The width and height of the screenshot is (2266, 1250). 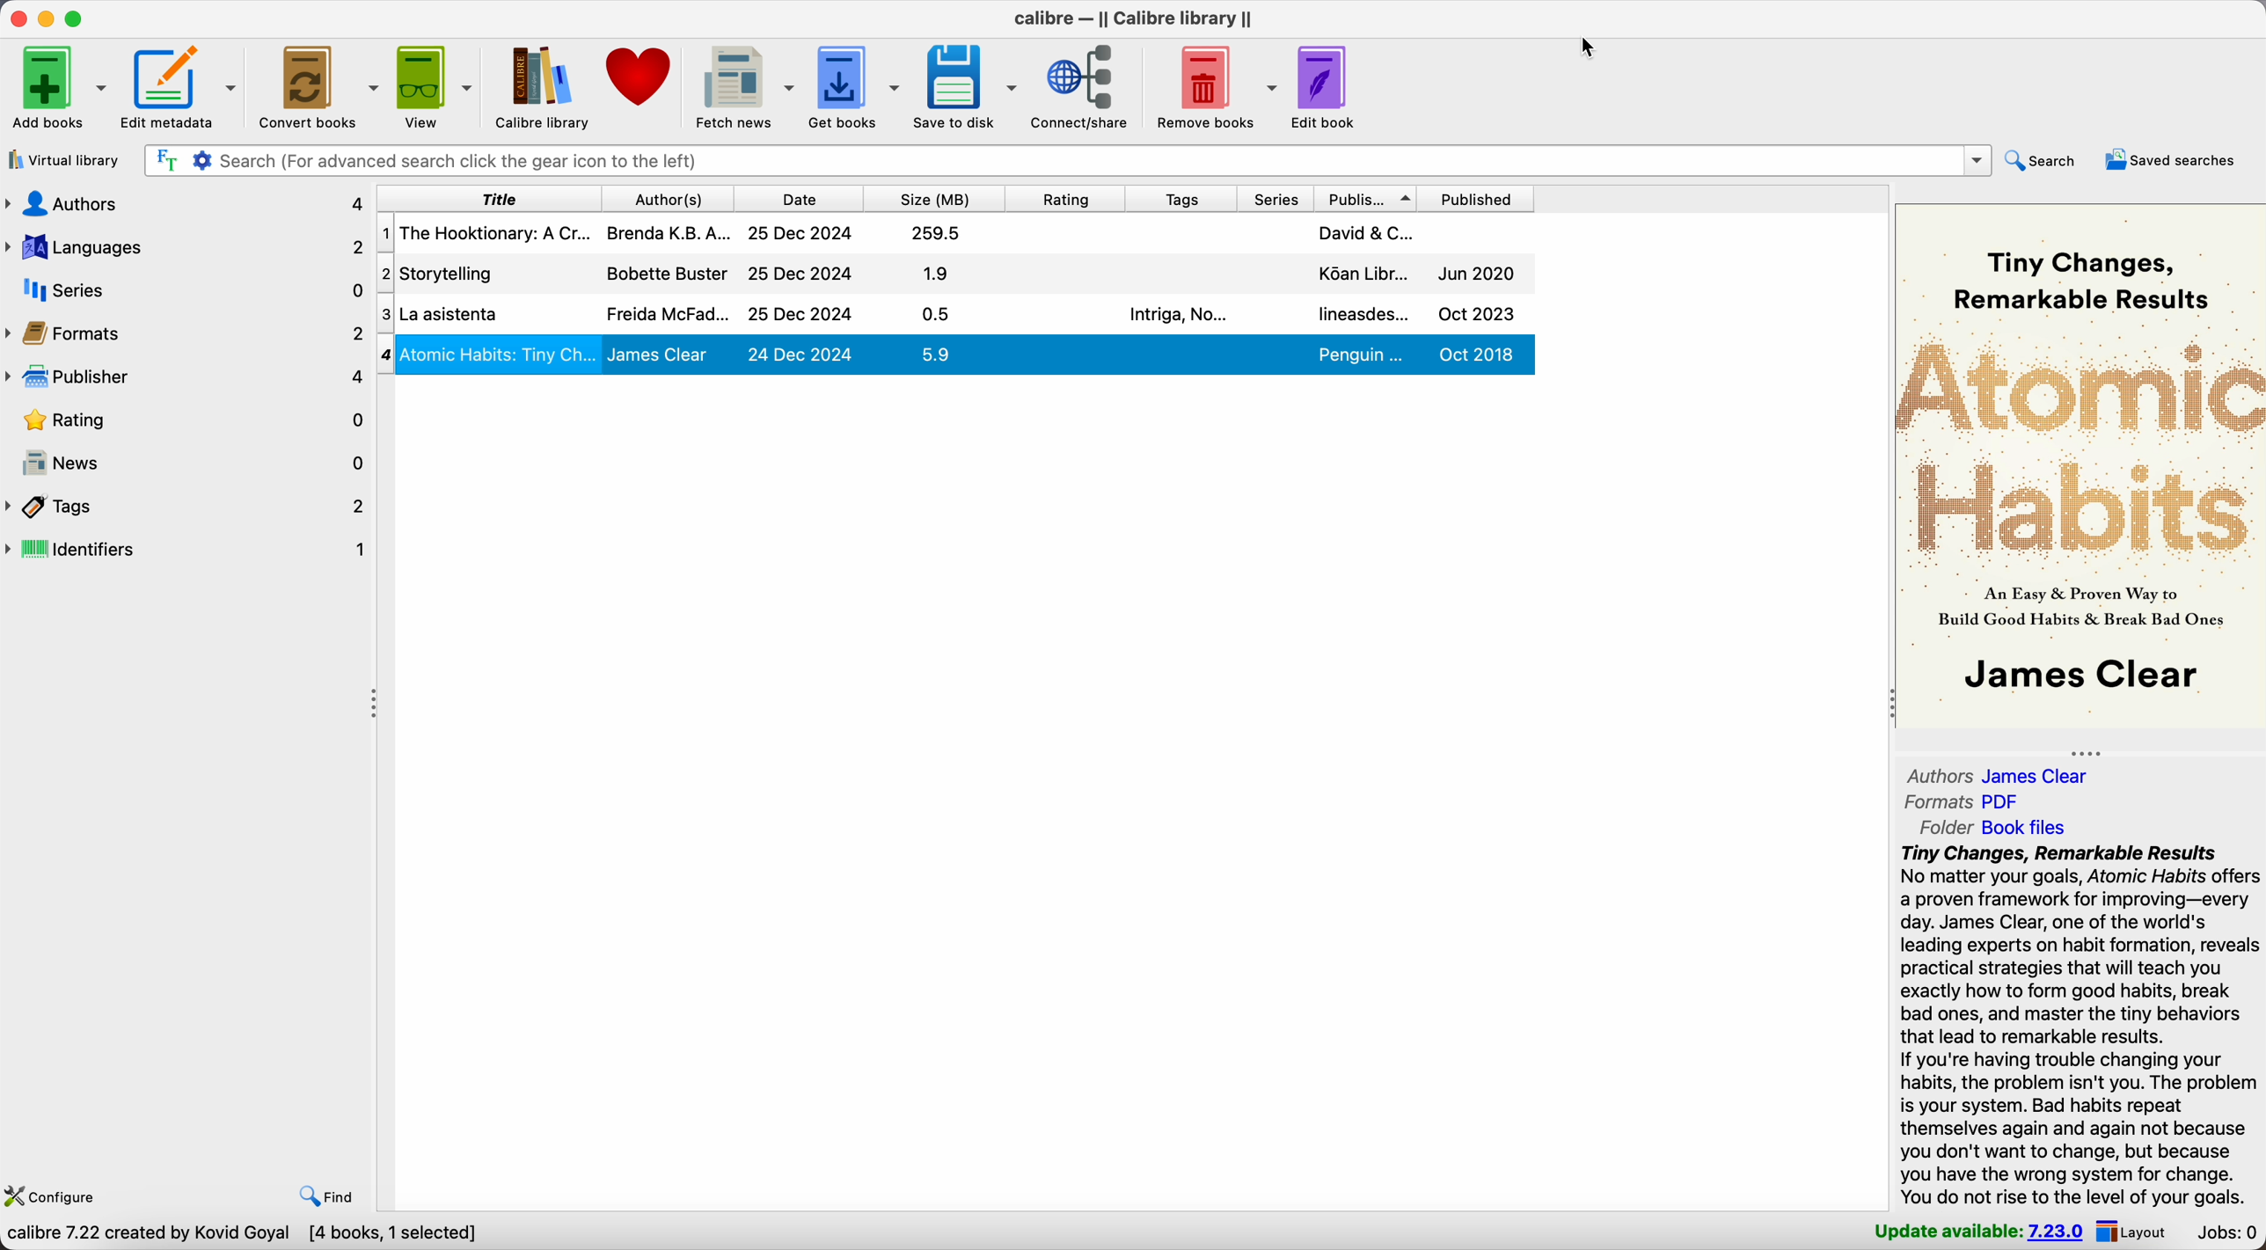 What do you see at coordinates (186, 292) in the screenshot?
I see `series` at bounding box center [186, 292].